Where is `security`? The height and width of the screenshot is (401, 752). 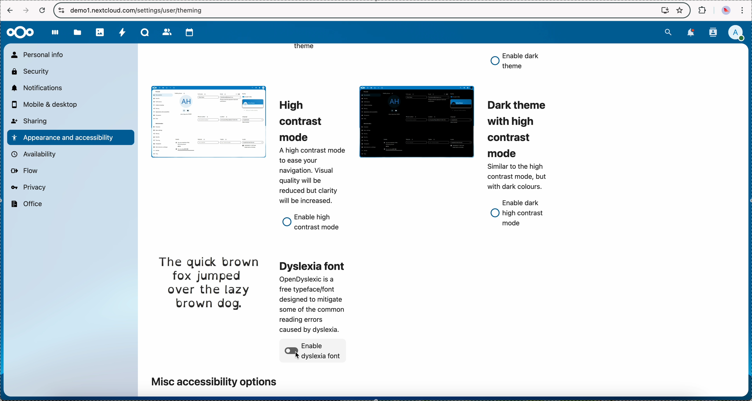
security is located at coordinates (31, 72).